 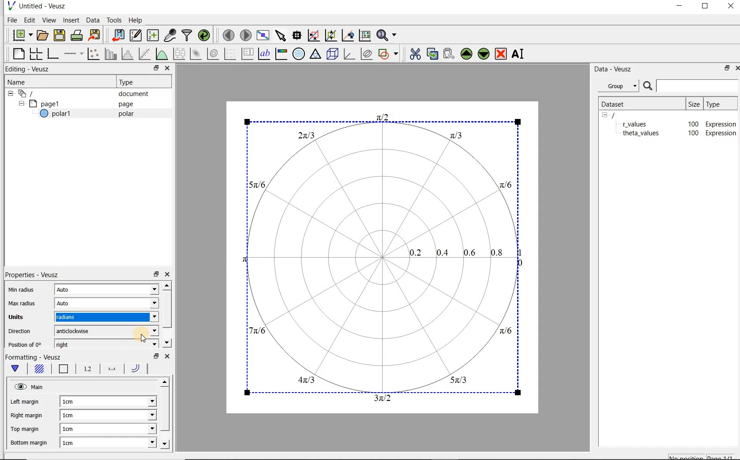 I want to click on import data into Veusz, so click(x=117, y=36).